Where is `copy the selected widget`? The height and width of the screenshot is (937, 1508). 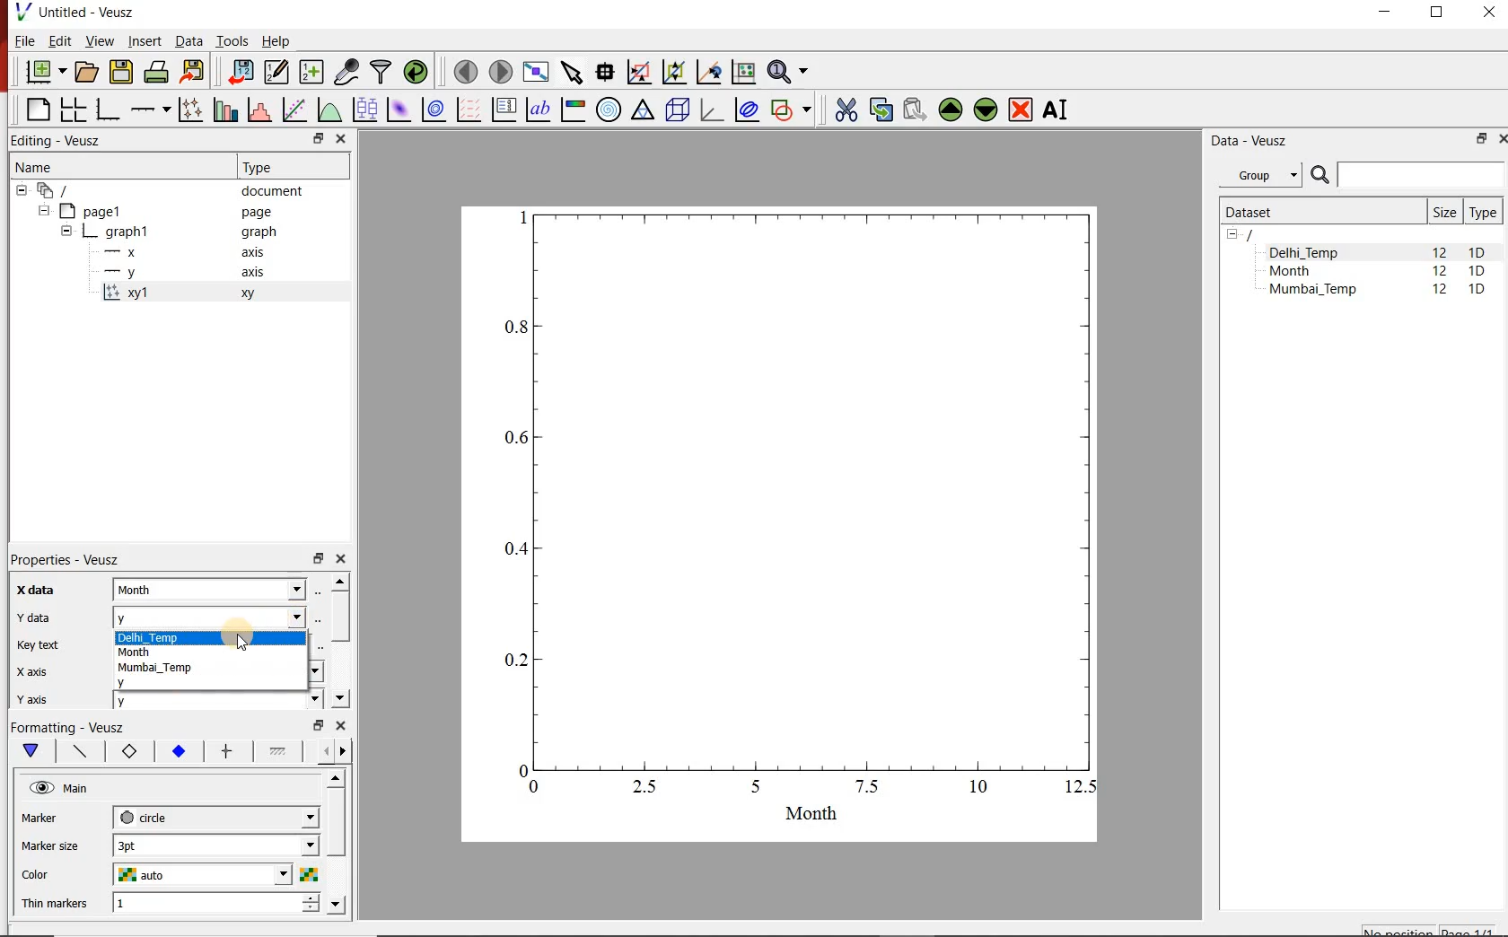
copy the selected widget is located at coordinates (879, 109).